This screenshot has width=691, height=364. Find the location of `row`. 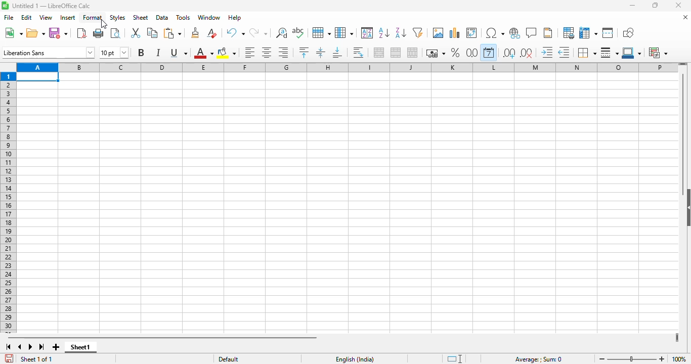

row is located at coordinates (322, 33).